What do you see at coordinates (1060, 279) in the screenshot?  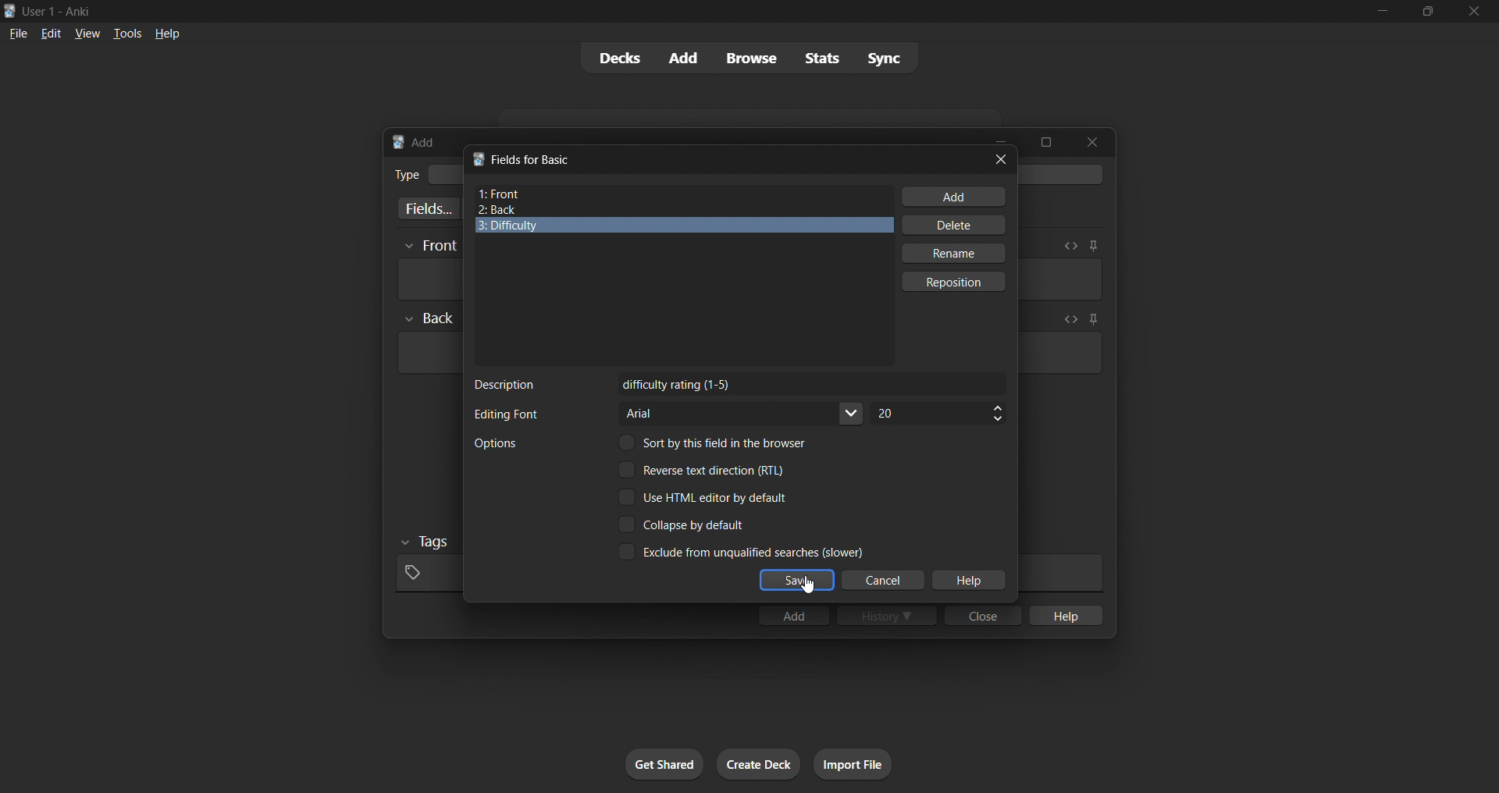 I see `Card front input` at bounding box center [1060, 279].